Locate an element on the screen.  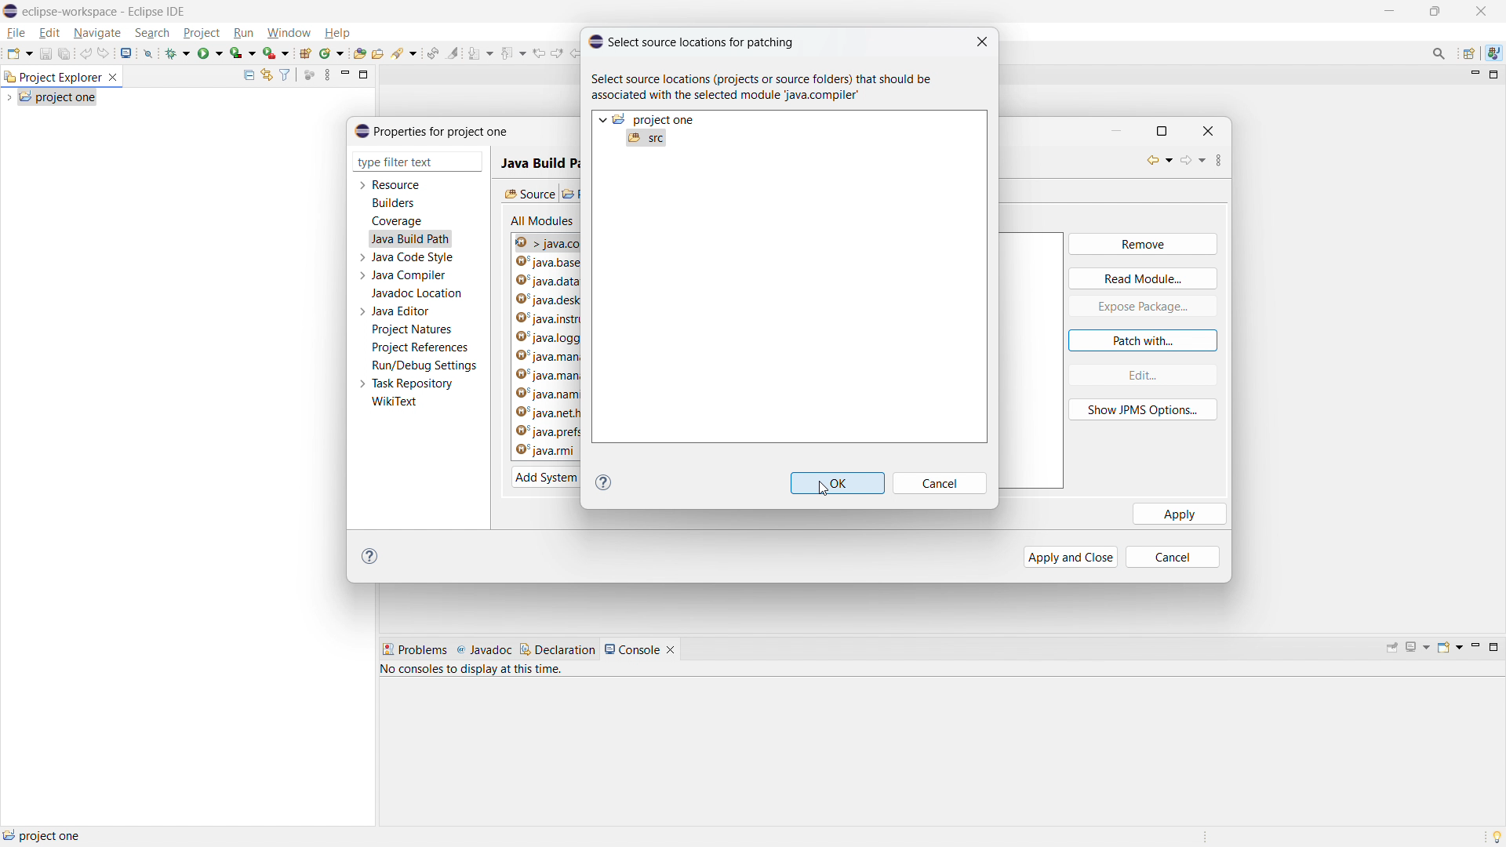
select and deselect filters is located at coordinates (285, 75).